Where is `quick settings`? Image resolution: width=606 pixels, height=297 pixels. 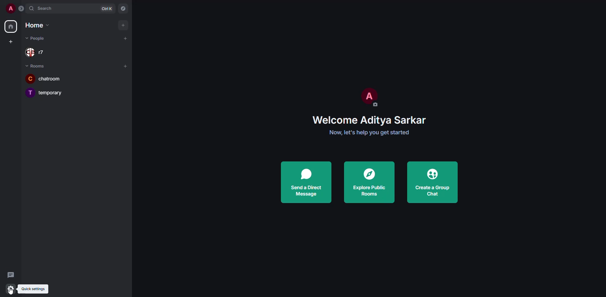
quick settings is located at coordinates (33, 289).